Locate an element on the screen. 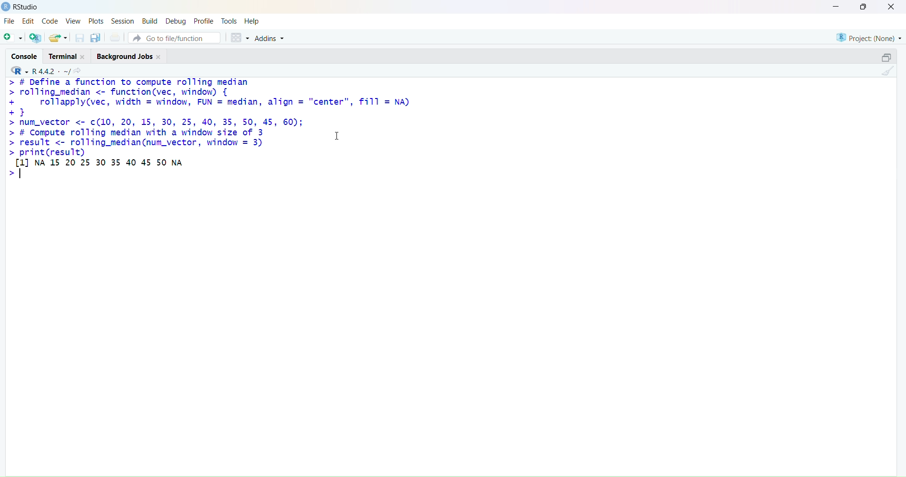 The width and height of the screenshot is (906, 477). project (none) is located at coordinates (869, 38).